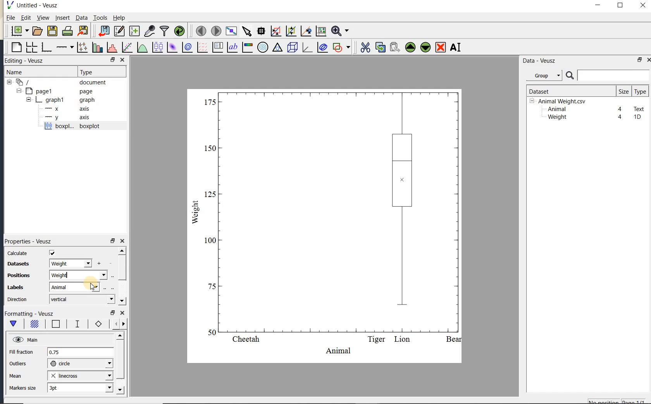 This screenshot has height=404, width=651. What do you see at coordinates (81, 17) in the screenshot?
I see `Data` at bounding box center [81, 17].